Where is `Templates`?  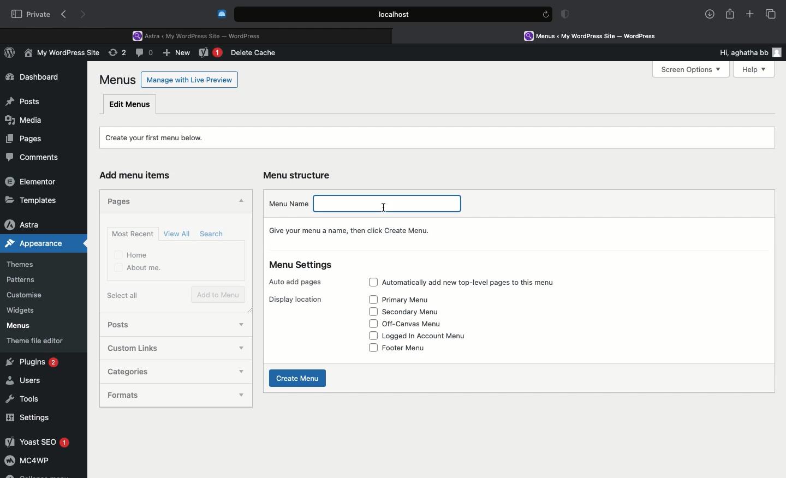 Templates is located at coordinates (32, 200).